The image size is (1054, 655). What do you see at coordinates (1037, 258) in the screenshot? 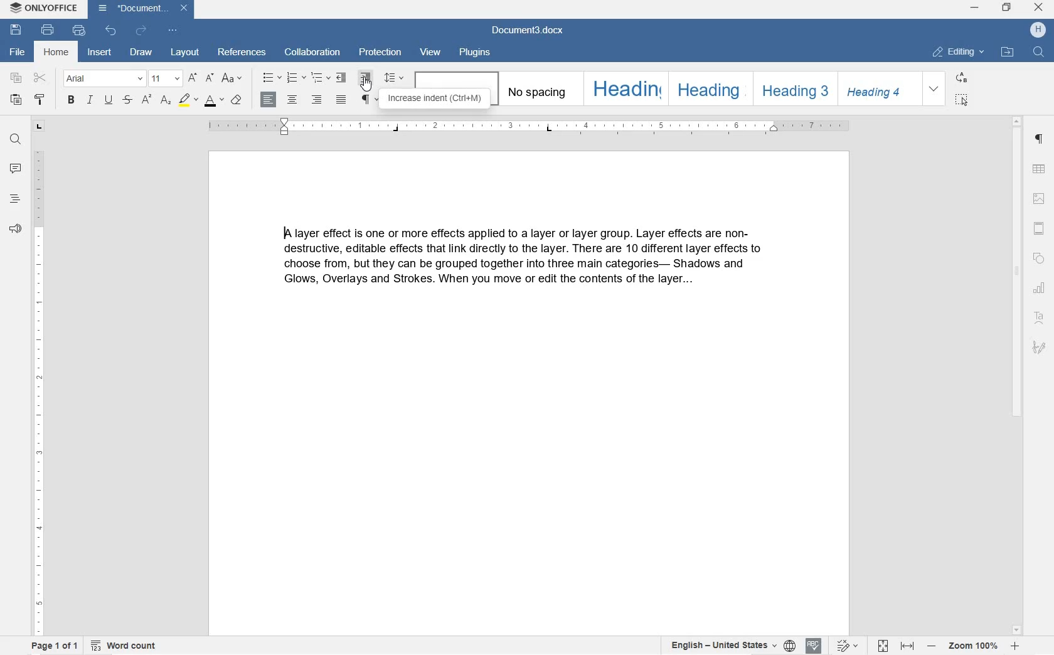
I see `SHAPE` at bounding box center [1037, 258].